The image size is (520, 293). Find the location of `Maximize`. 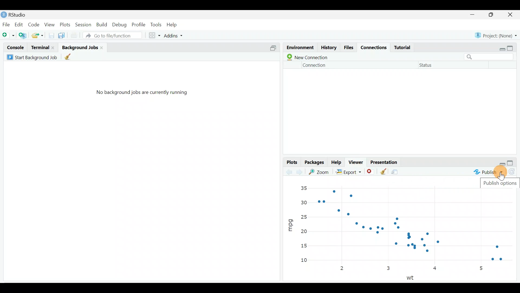

Maximize is located at coordinates (514, 48).